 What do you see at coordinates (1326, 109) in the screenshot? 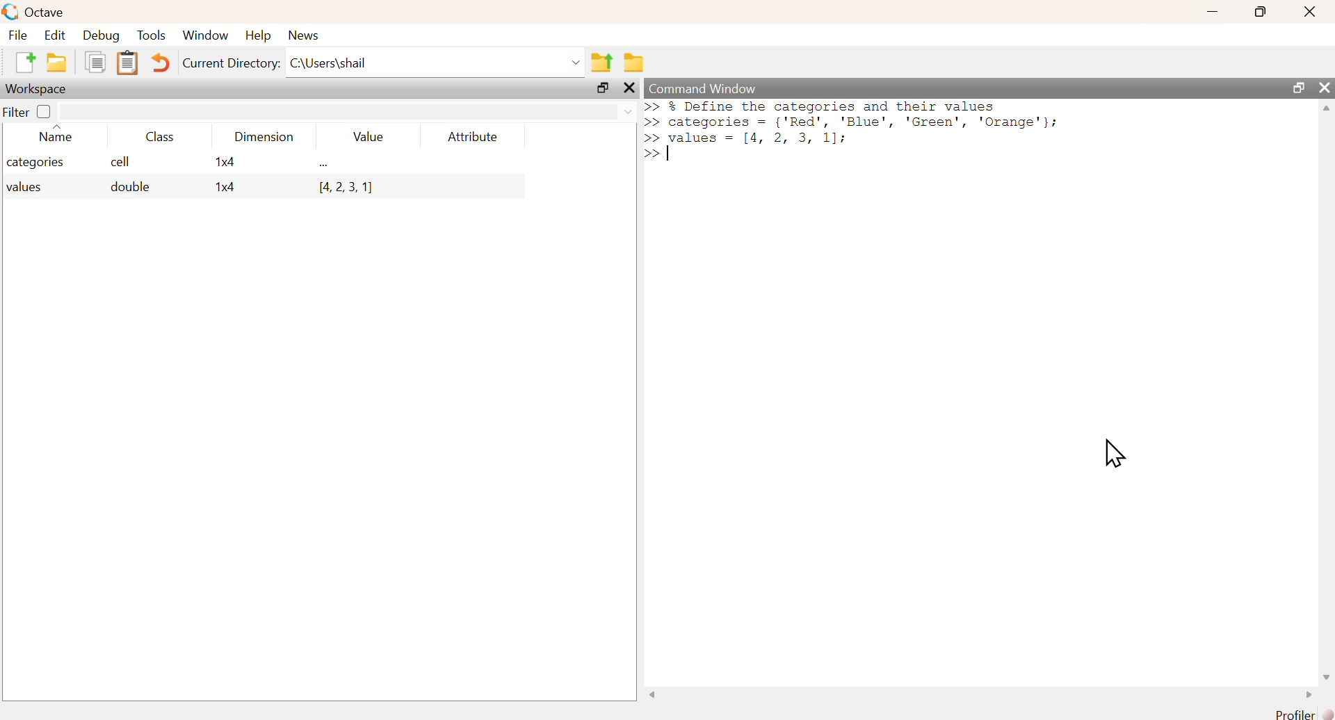
I see `scroll up` at bounding box center [1326, 109].